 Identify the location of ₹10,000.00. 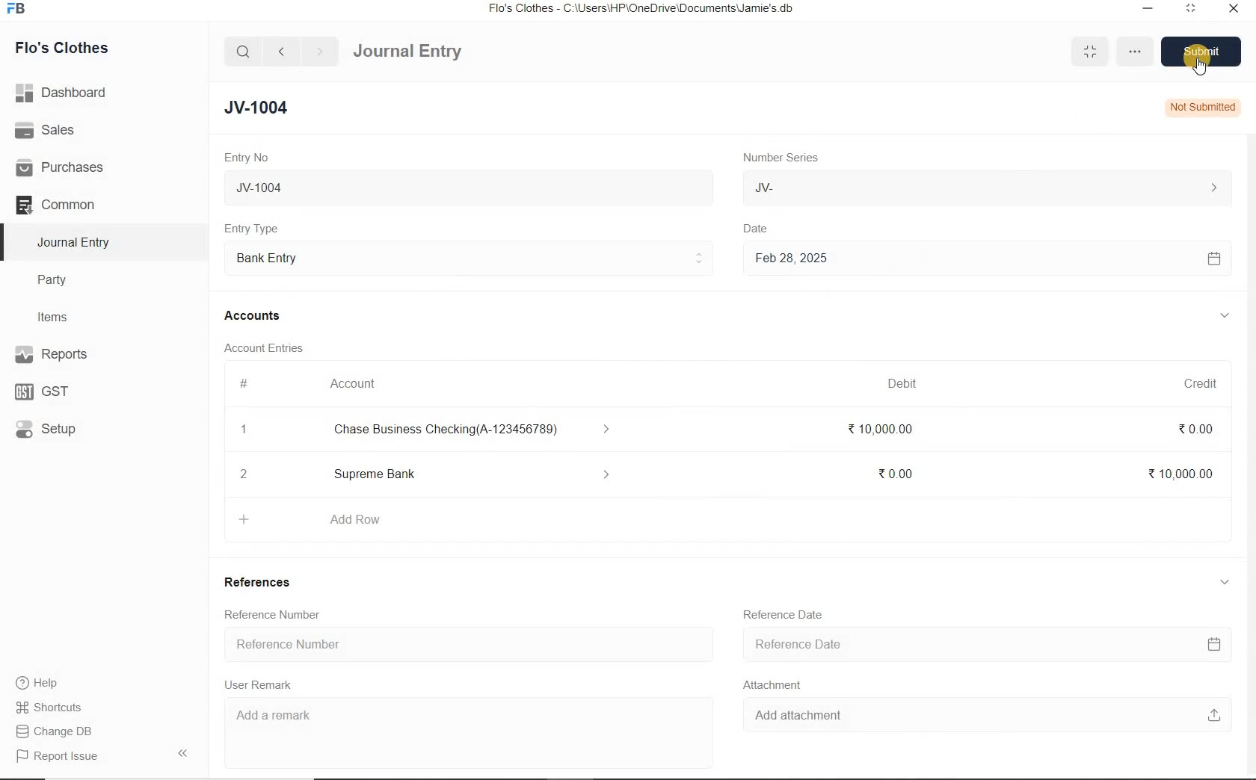
(1176, 472).